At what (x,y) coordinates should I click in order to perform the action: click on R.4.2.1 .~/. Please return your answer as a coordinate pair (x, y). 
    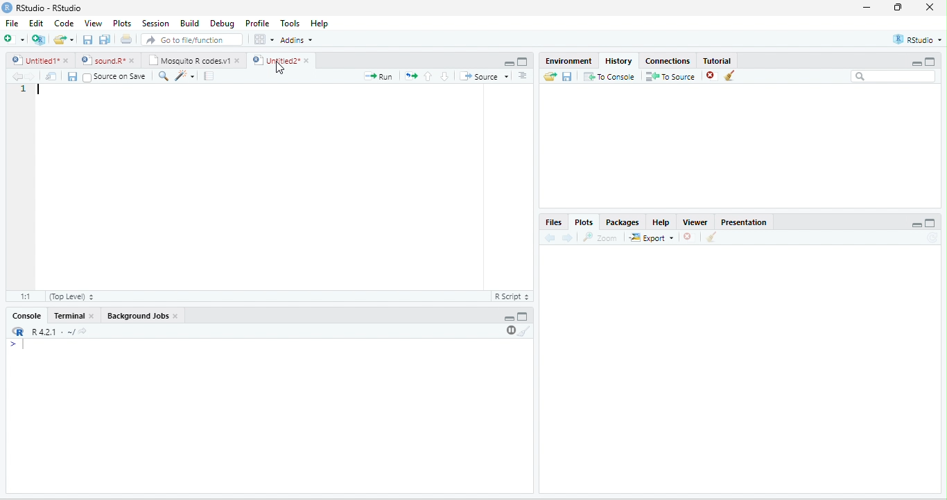
    Looking at the image, I should click on (49, 332).